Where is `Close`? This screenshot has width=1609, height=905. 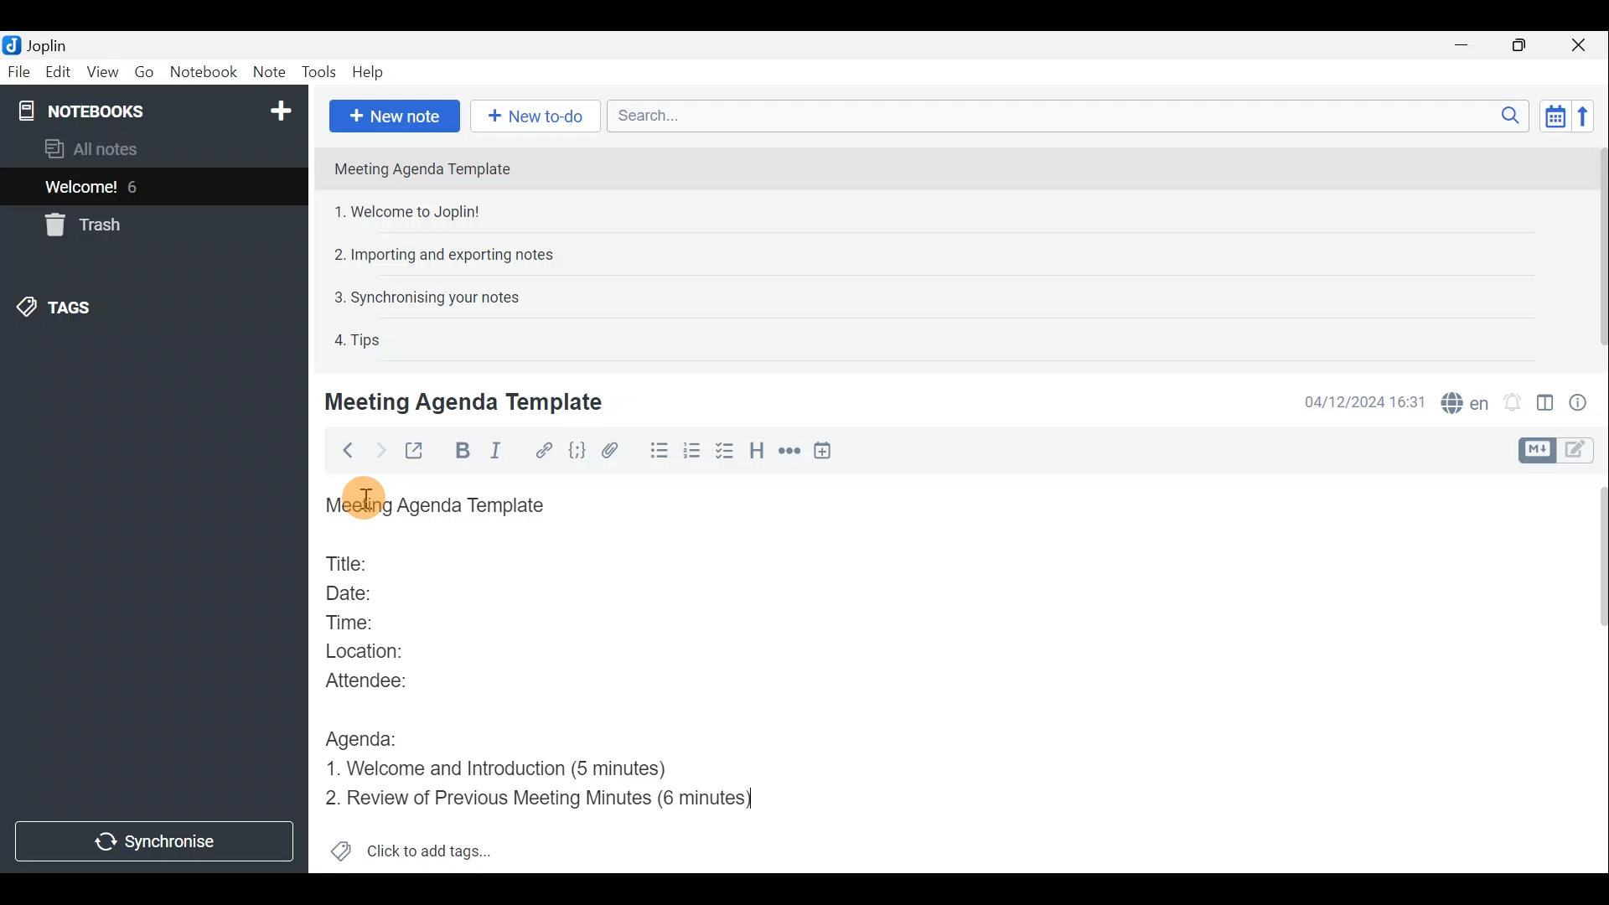
Close is located at coordinates (1580, 46).